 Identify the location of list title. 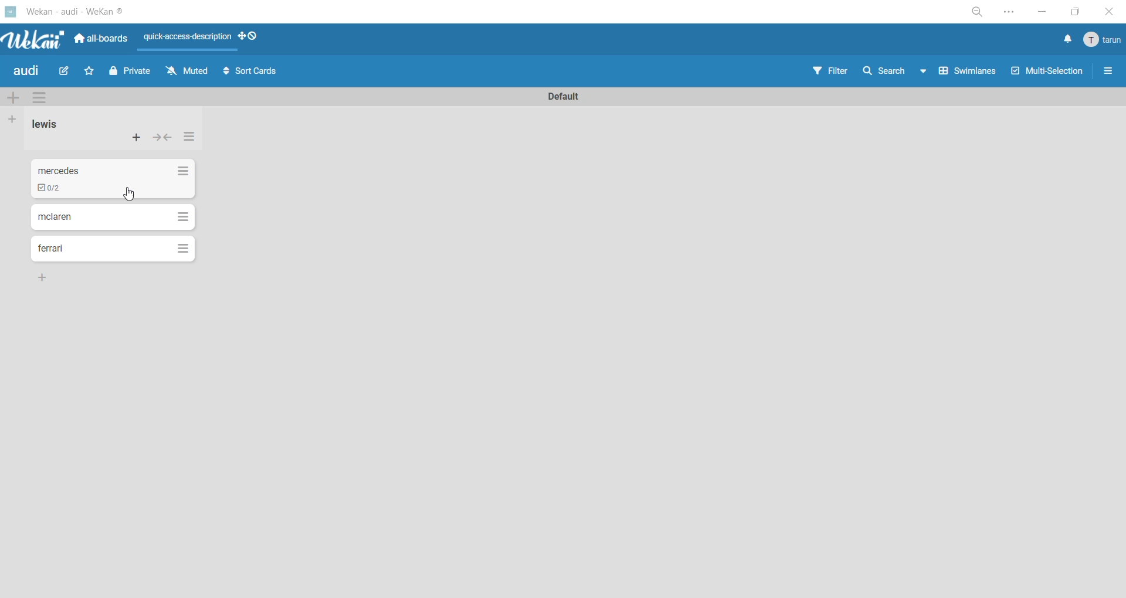
(59, 125).